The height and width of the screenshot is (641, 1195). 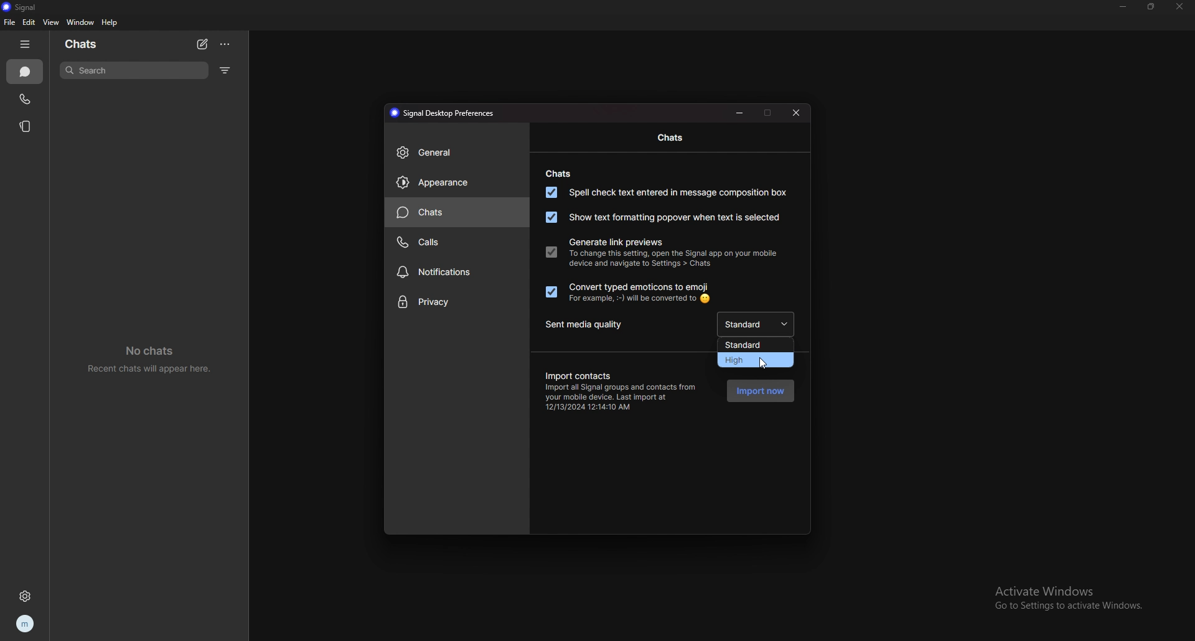 I want to click on hide tab, so click(x=26, y=44).